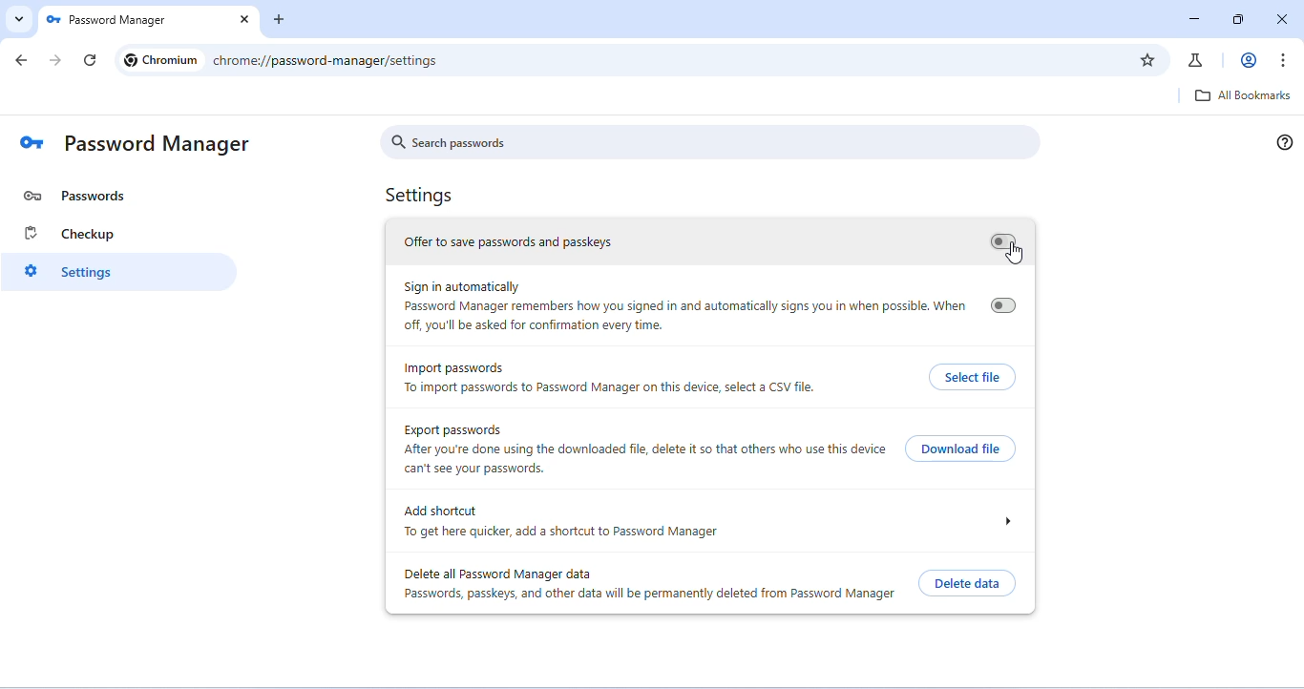 The image size is (1304, 689). I want to click on search tabs, so click(19, 20).